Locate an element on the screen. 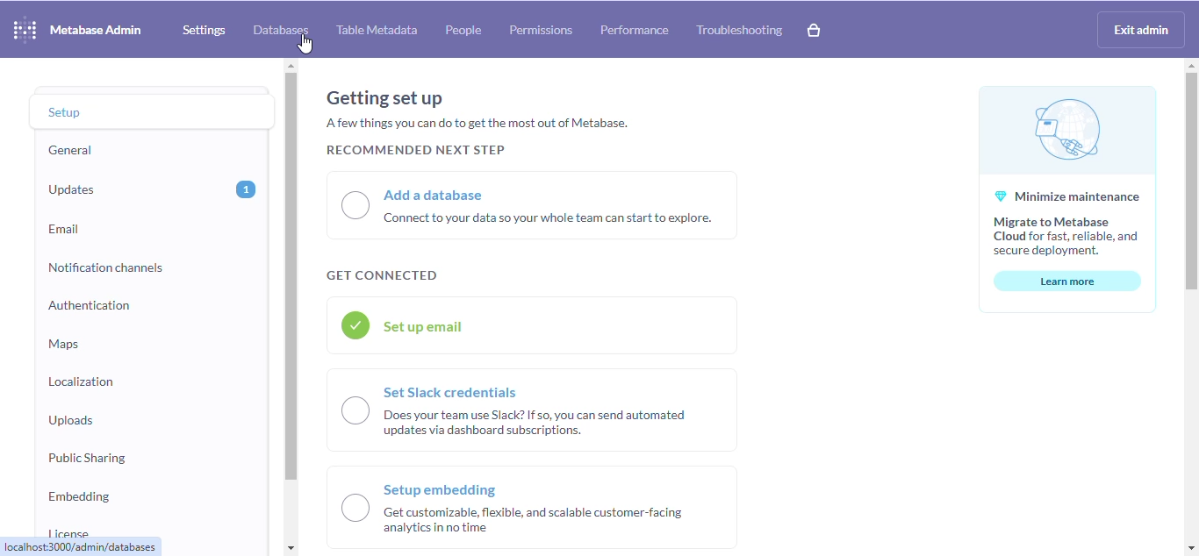  notification channels is located at coordinates (106, 268).